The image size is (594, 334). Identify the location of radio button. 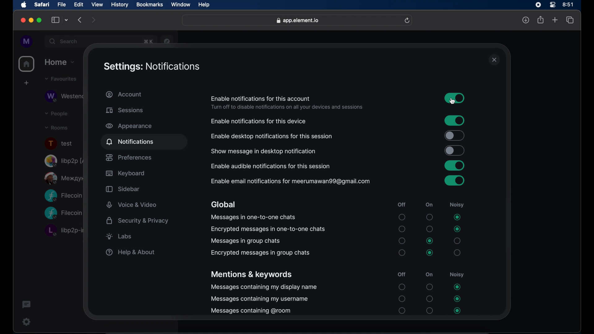
(429, 253).